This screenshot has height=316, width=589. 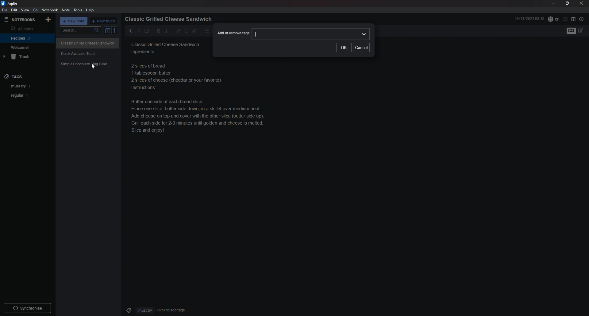 I want to click on toggle editor layout, so click(x=574, y=19).